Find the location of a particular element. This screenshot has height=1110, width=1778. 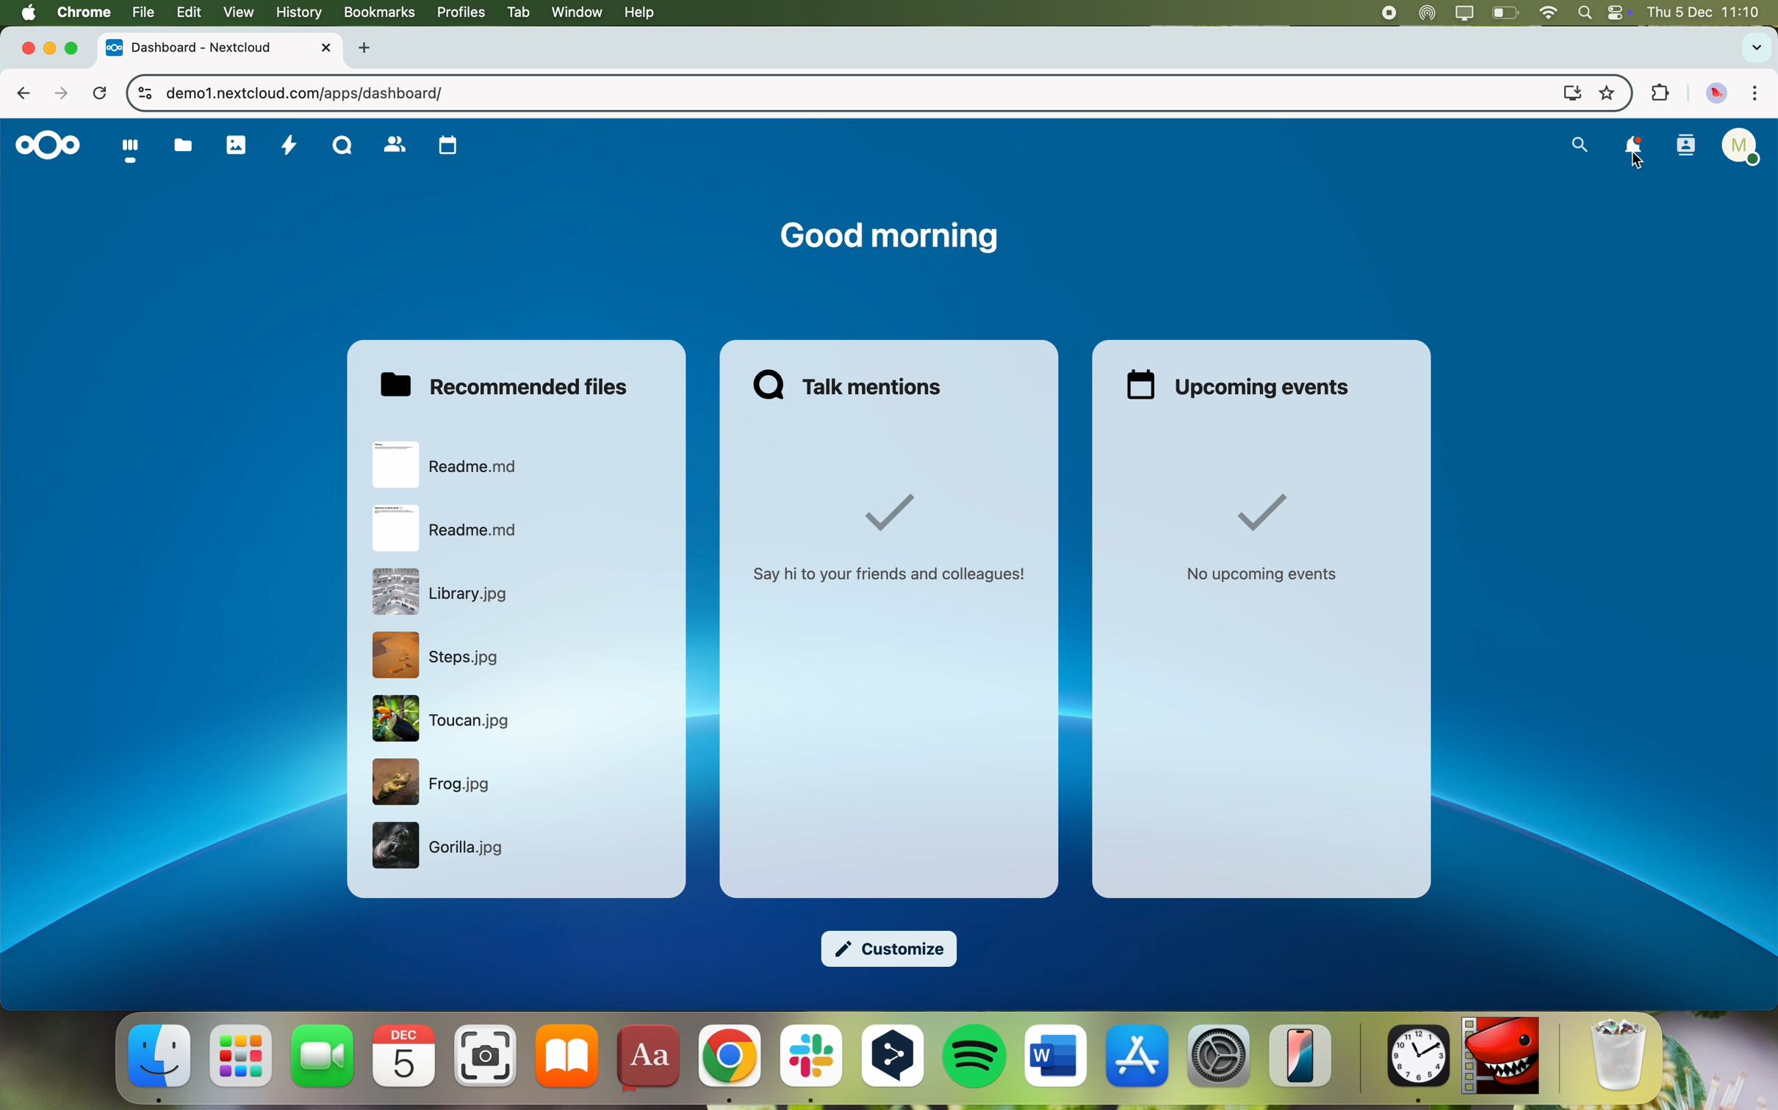

spotlight search is located at coordinates (1585, 12).